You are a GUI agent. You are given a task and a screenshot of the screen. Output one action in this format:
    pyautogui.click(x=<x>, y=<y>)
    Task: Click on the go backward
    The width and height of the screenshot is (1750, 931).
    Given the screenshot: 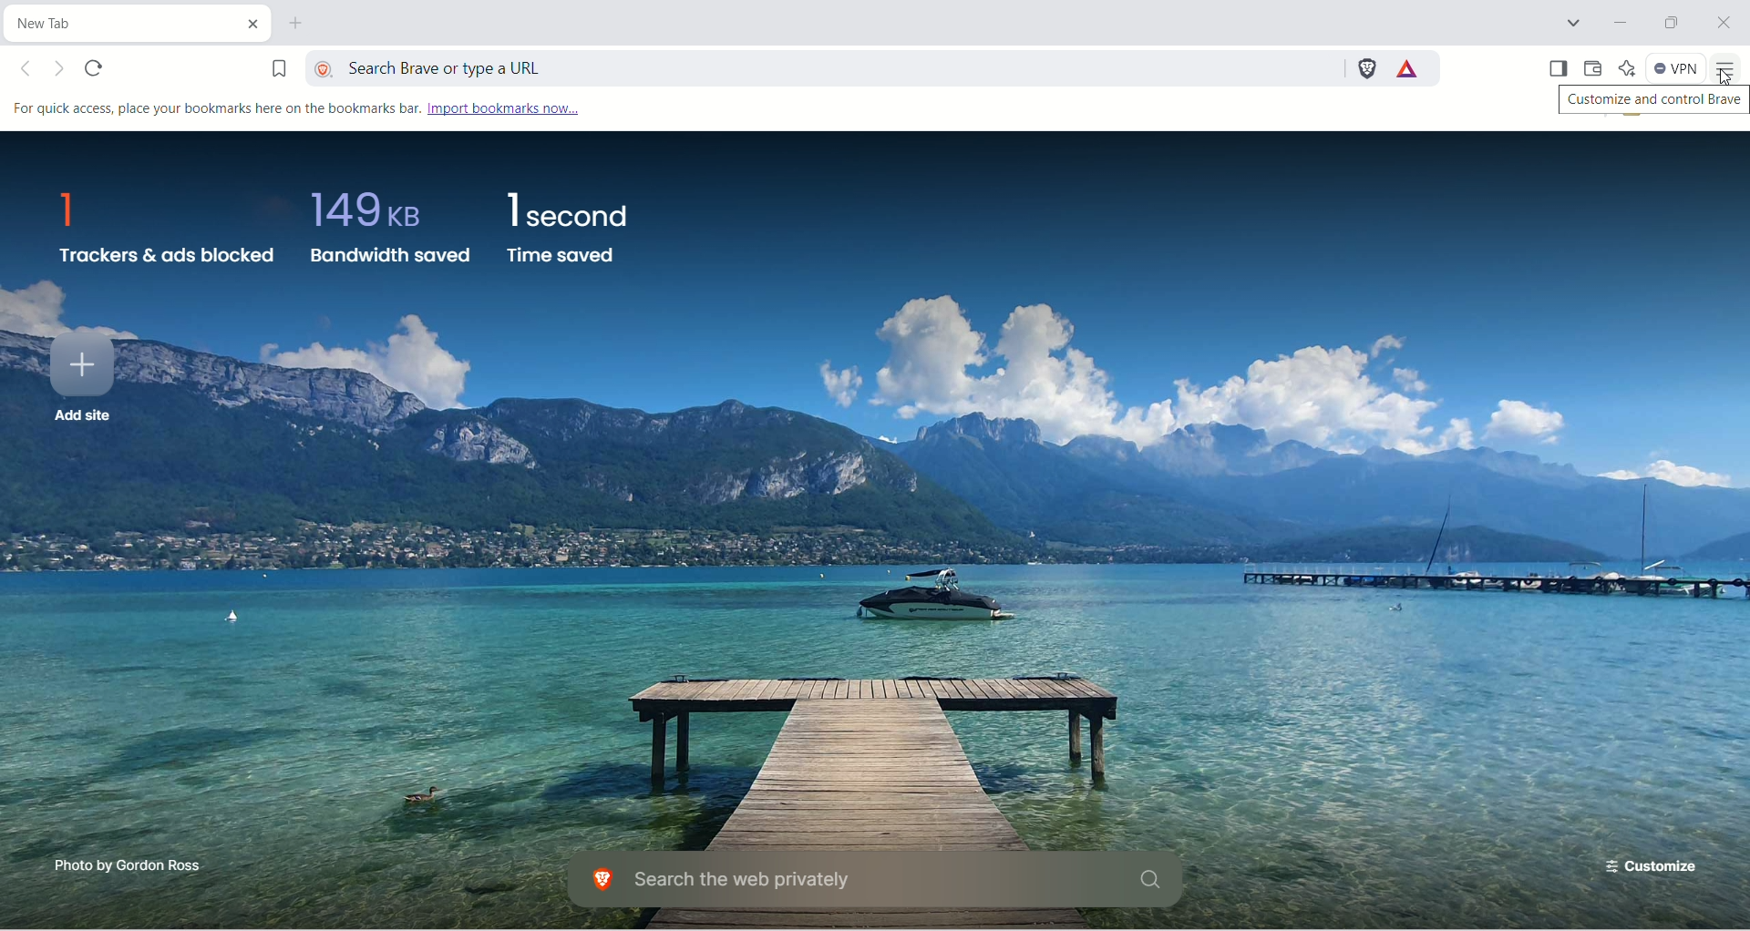 What is the action you would take?
    pyautogui.click(x=31, y=69)
    